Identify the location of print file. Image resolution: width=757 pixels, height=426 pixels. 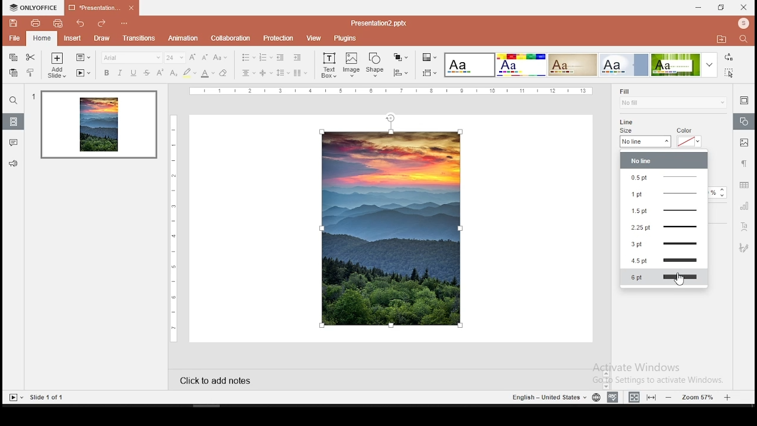
(32, 23).